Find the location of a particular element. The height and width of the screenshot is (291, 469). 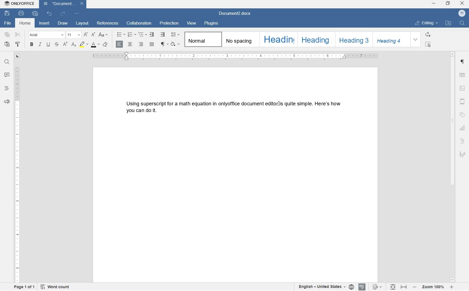

references is located at coordinates (108, 24).